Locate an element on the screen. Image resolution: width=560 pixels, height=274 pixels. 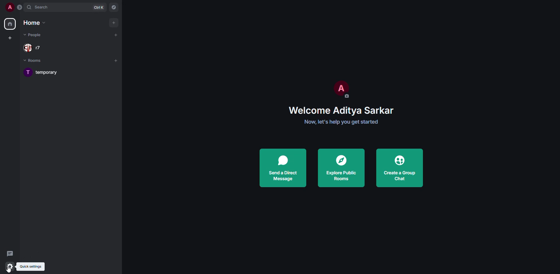
room is located at coordinates (49, 72).